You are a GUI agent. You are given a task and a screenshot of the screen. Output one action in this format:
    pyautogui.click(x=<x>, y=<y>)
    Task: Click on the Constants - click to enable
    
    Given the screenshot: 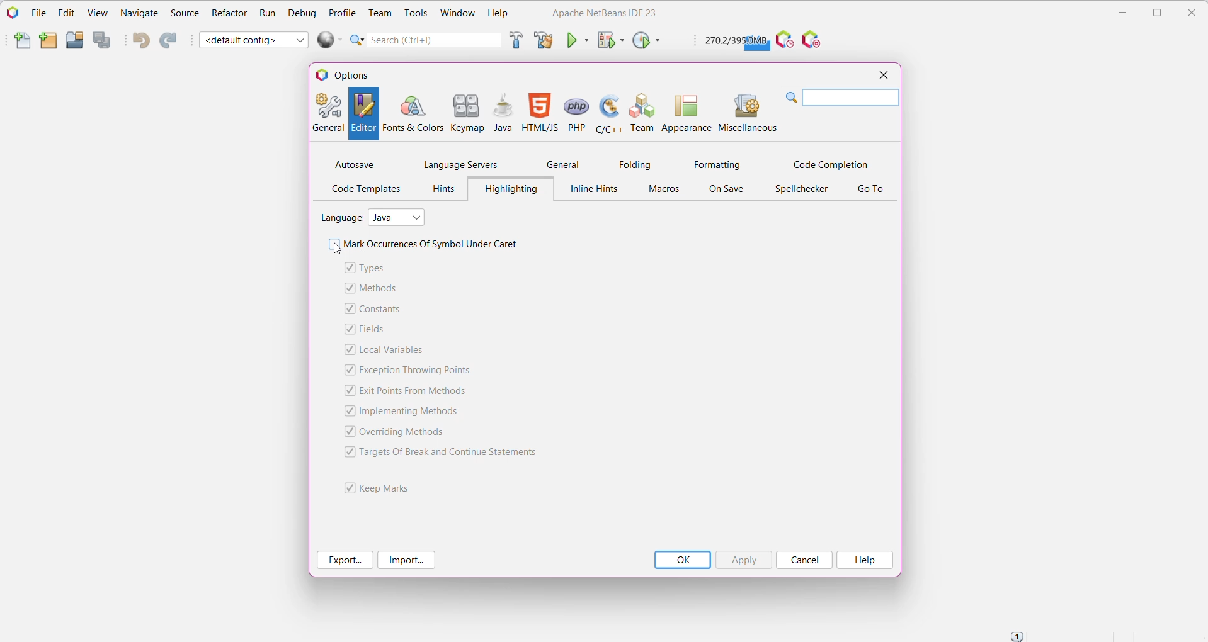 What is the action you would take?
    pyautogui.click(x=385, y=310)
    